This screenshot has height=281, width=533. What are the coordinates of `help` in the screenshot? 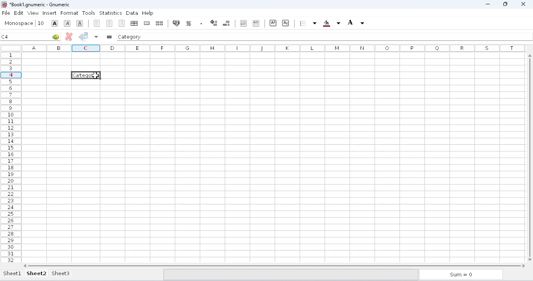 It's located at (147, 12).